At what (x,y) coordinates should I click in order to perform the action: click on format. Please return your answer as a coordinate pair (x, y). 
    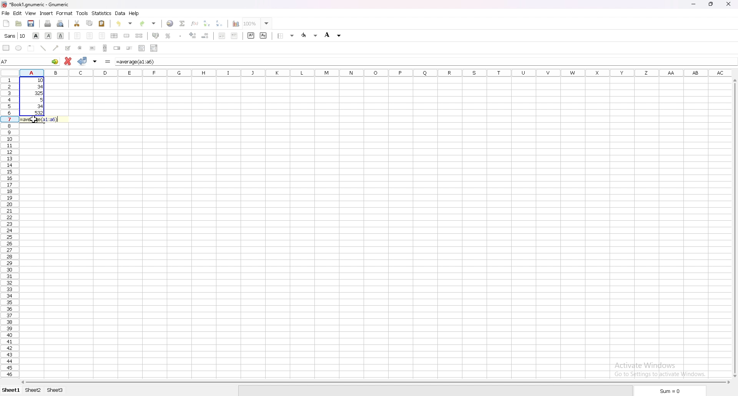
    Looking at the image, I should click on (65, 13).